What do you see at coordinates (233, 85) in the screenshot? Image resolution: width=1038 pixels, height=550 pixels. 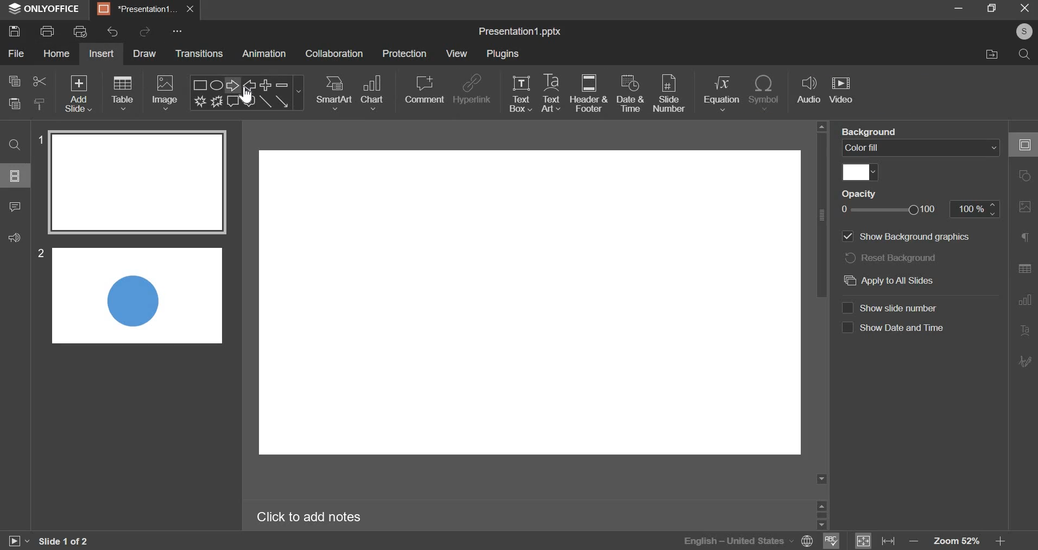 I see `Right arrow` at bounding box center [233, 85].